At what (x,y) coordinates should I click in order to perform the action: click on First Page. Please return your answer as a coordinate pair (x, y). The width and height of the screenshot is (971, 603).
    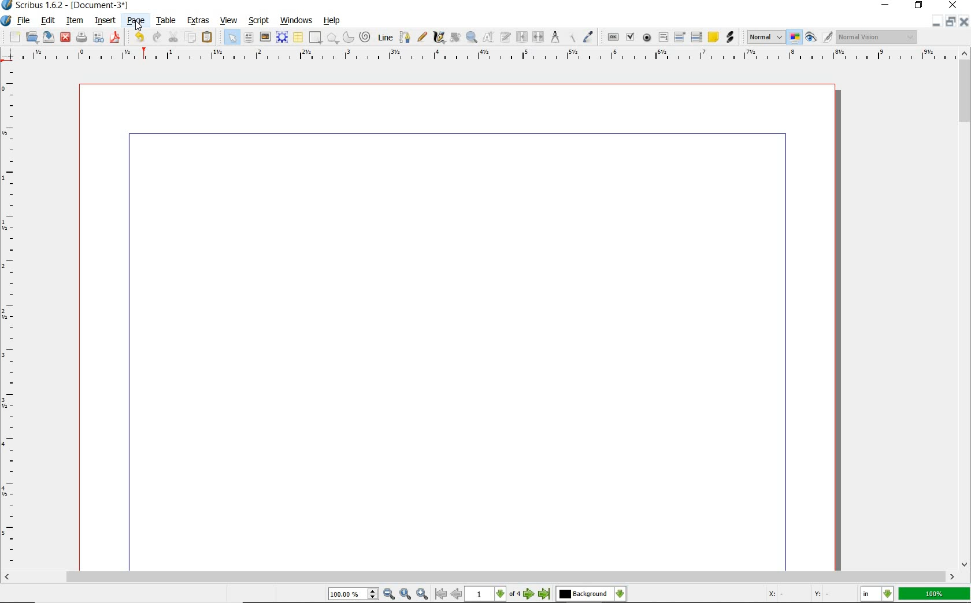
    Looking at the image, I should click on (439, 594).